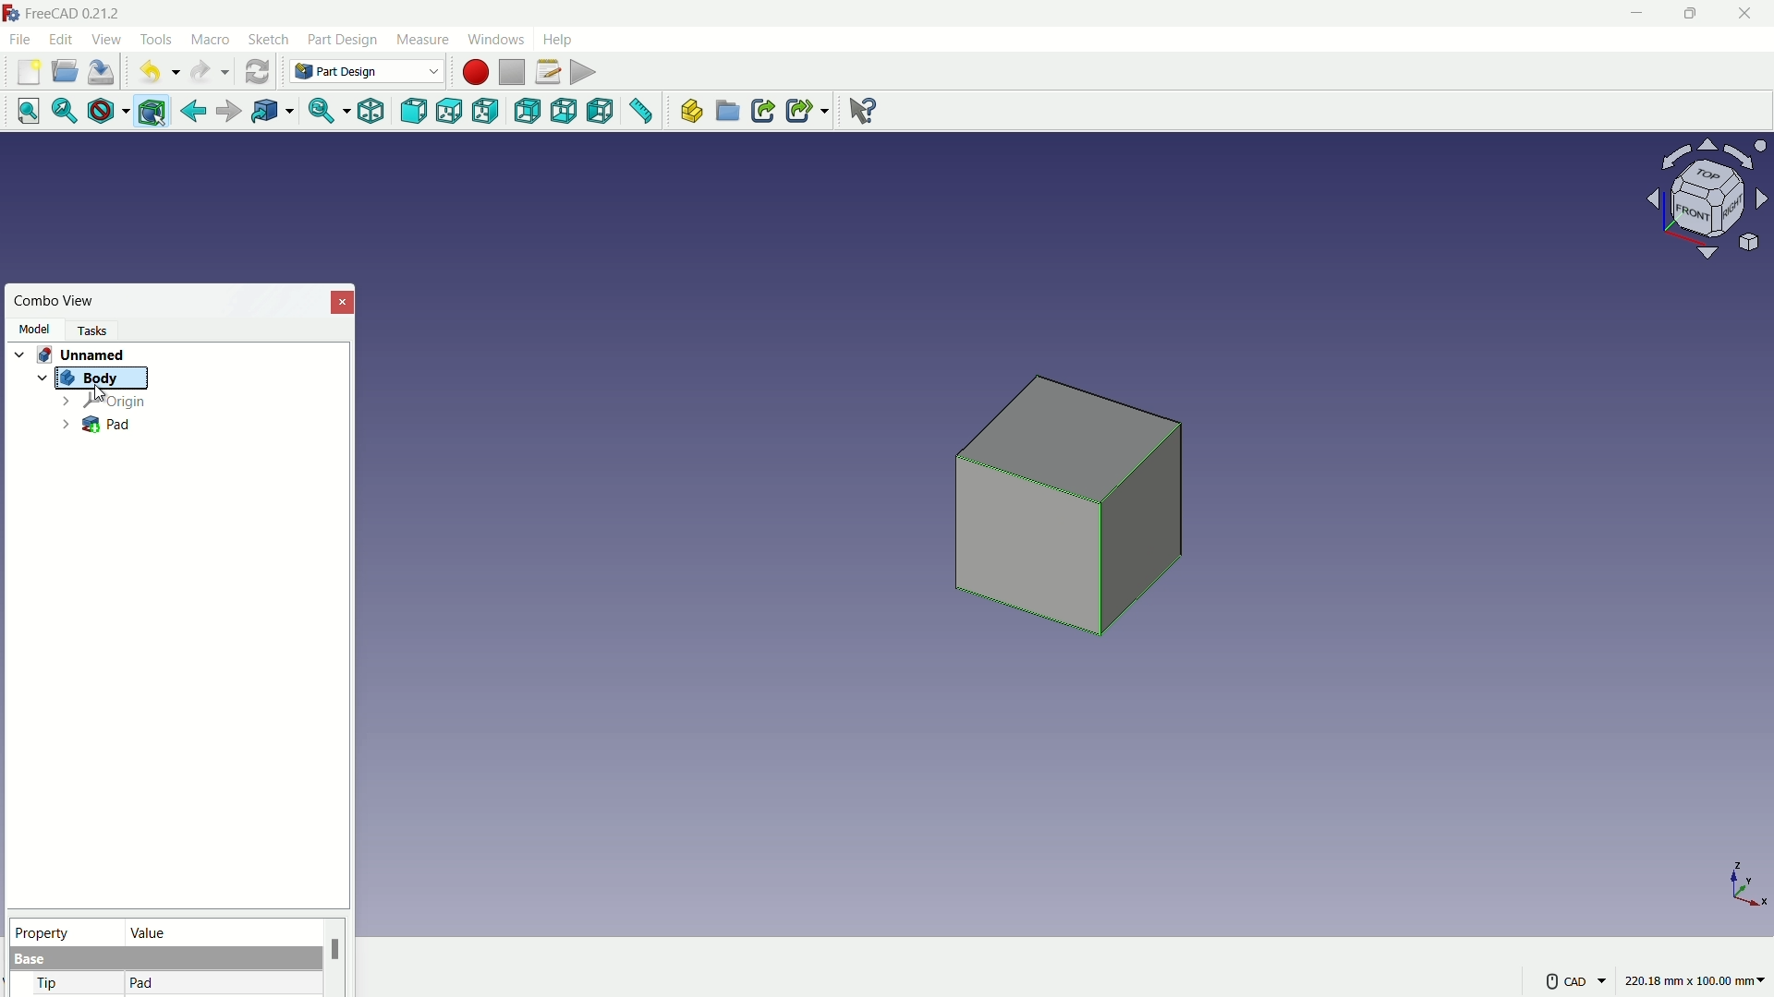  Describe the element at coordinates (857, 109) in the screenshot. I see `help extension` at that location.